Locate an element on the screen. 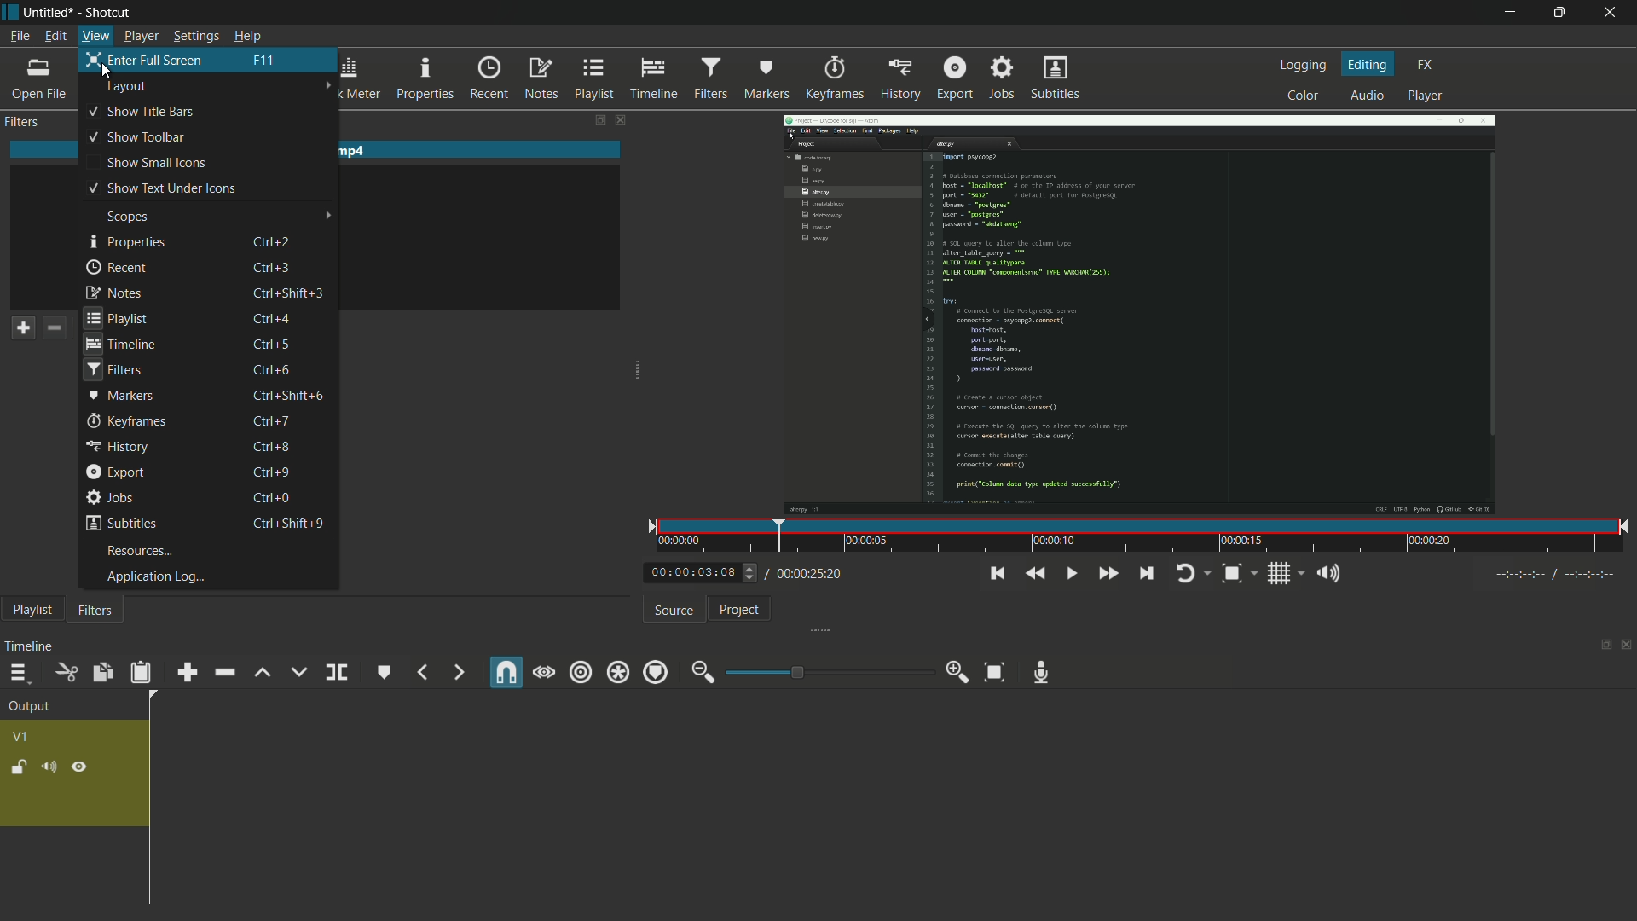 The width and height of the screenshot is (1637, 921). zoom timeline to fit is located at coordinates (997, 672).